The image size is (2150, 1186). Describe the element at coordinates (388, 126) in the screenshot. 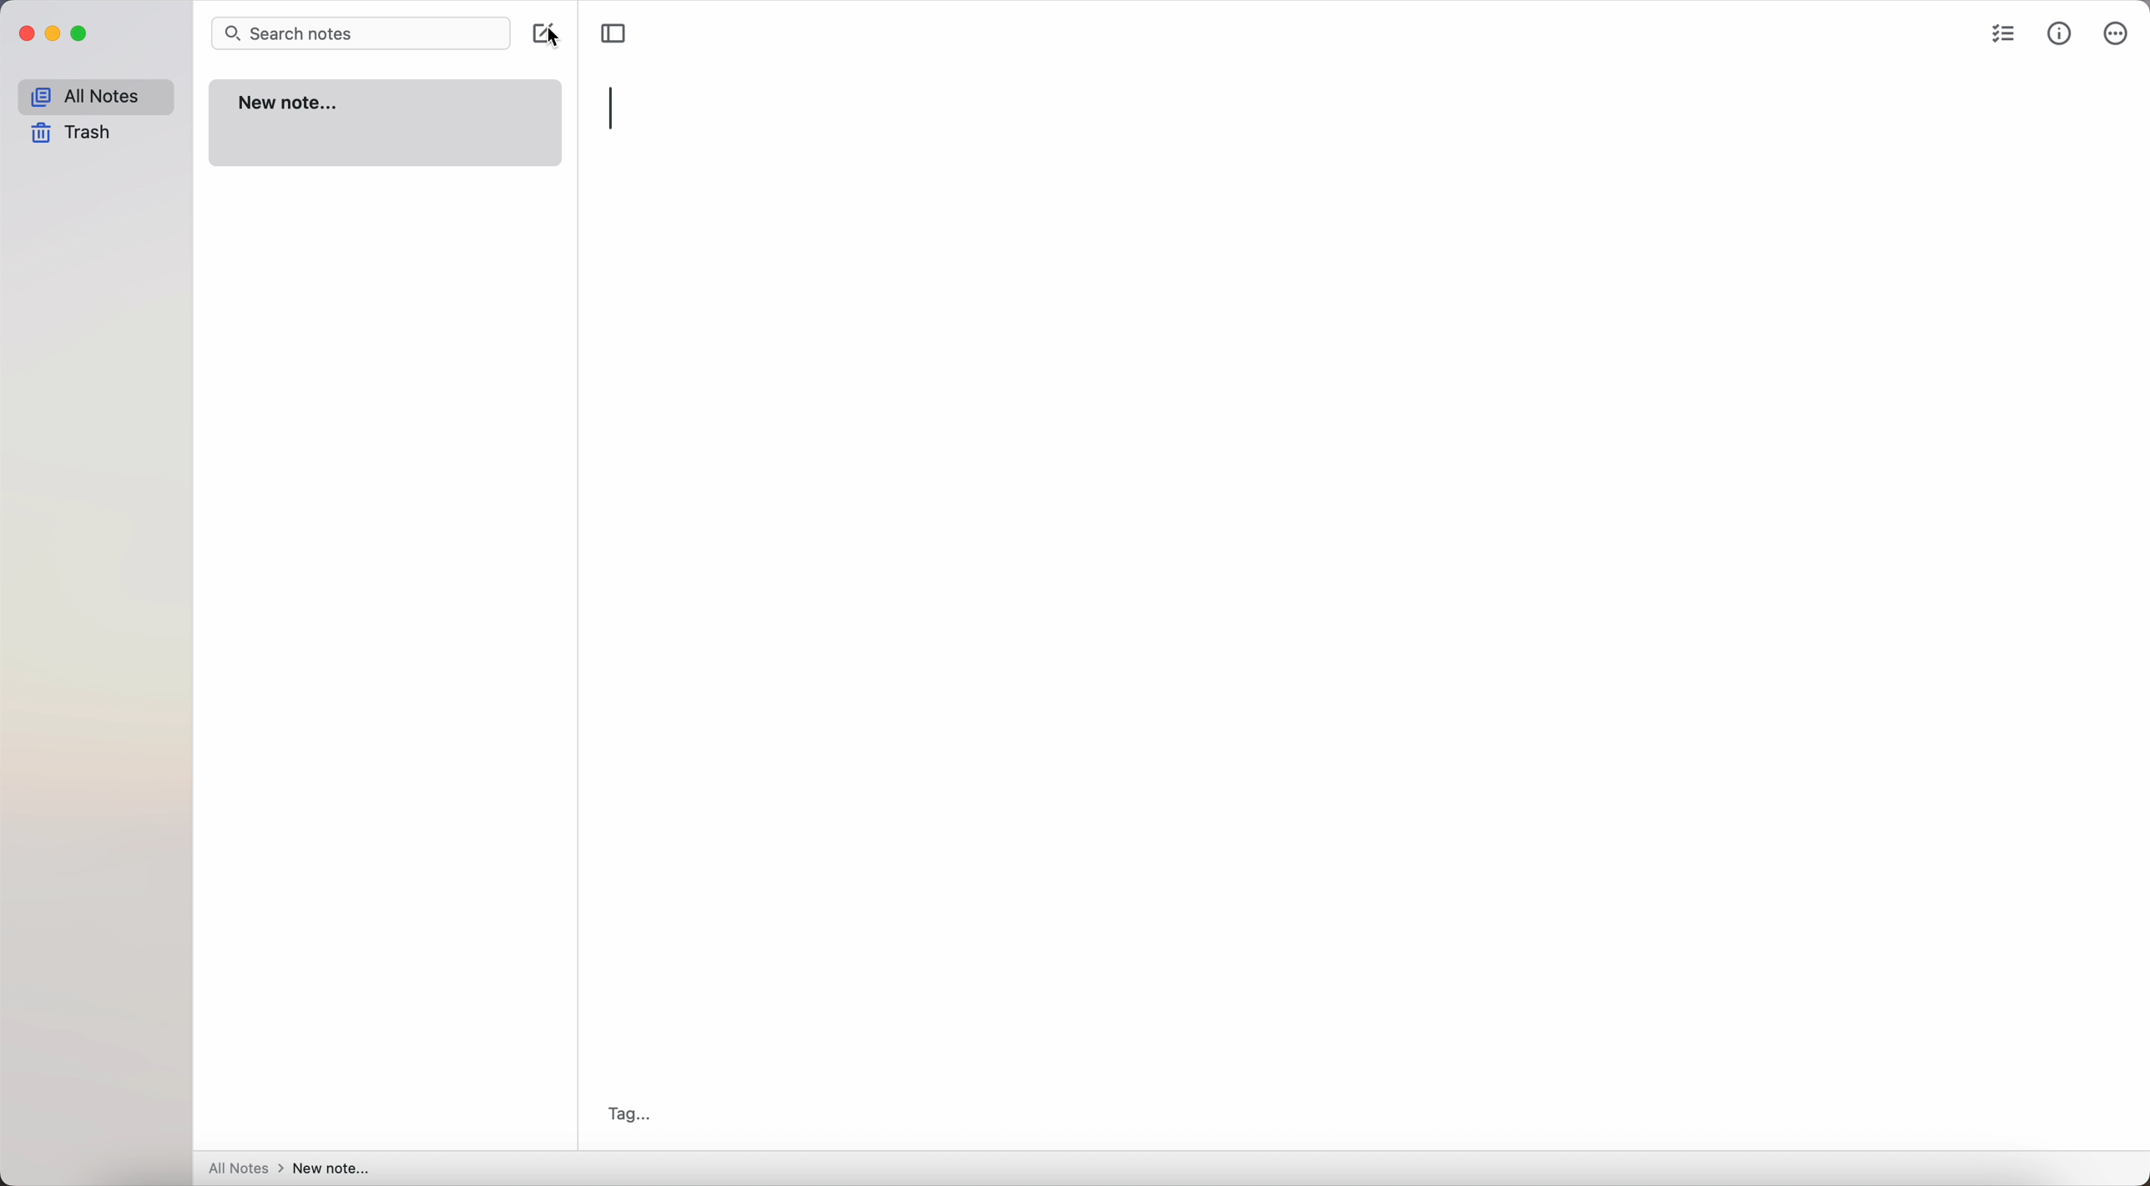

I see `new note` at that location.